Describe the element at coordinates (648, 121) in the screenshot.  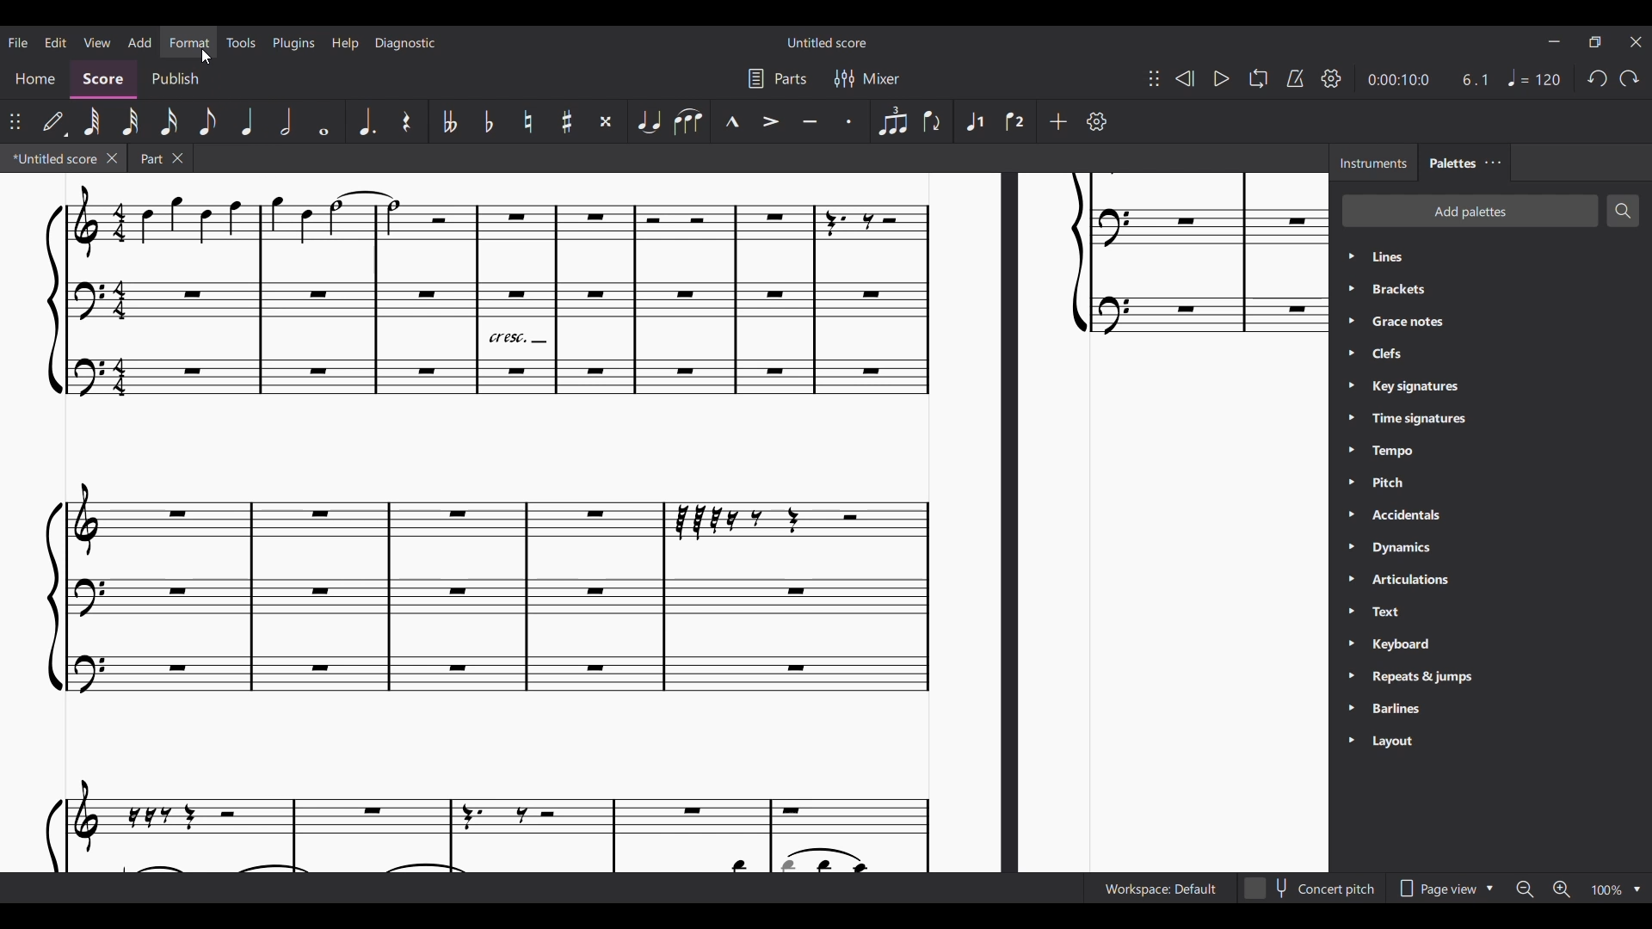
I see `Tie` at that location.